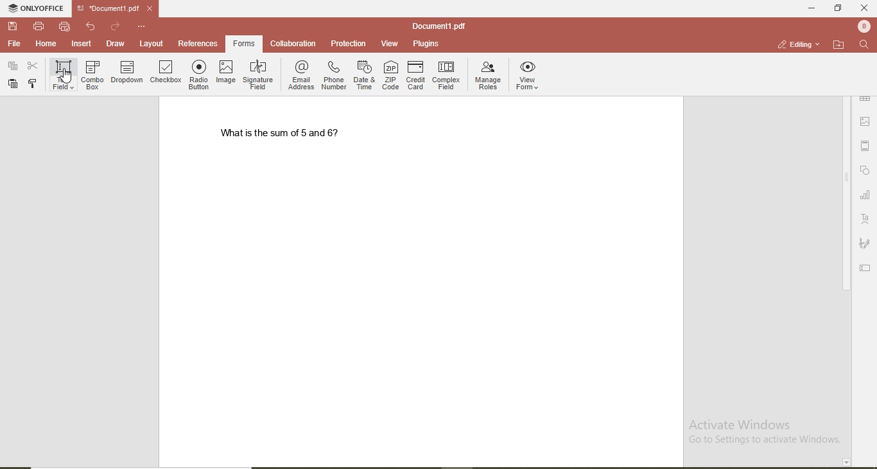 The height and width of the screenshot is (469, 877). What do you see at coordinates (847, 196) in the screenshot?
I see `scroll bar` at bounding box center [847, 196].